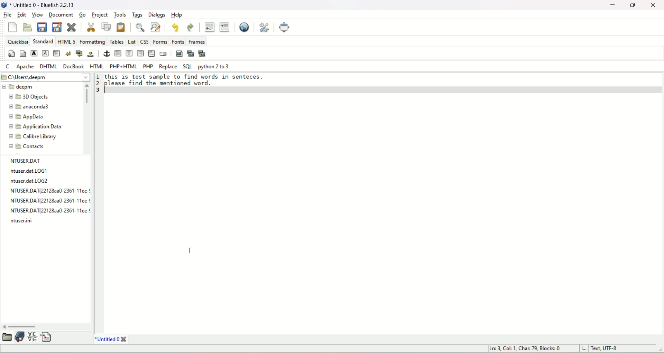  Describe the element at coordinates (105, 26) in the screenshot. I see `copy` at that location.